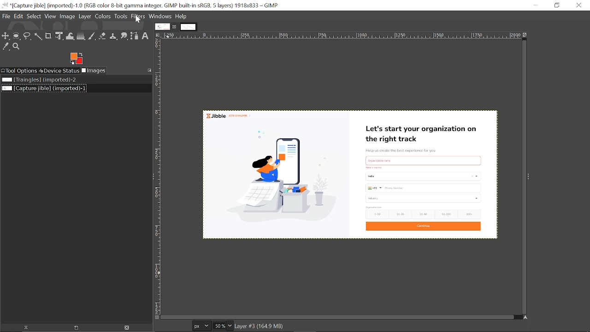 Image resolution: width=590 pixels, height=332 pixels. What do you see at coordinates (94, 71) in the screenshot?
I see `Images` at bounding box center [94, 71].